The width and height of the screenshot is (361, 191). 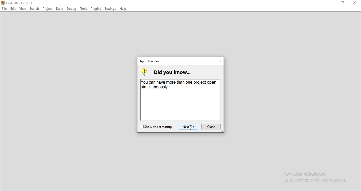 I want to click on did you know, so click(x=166, y=71).